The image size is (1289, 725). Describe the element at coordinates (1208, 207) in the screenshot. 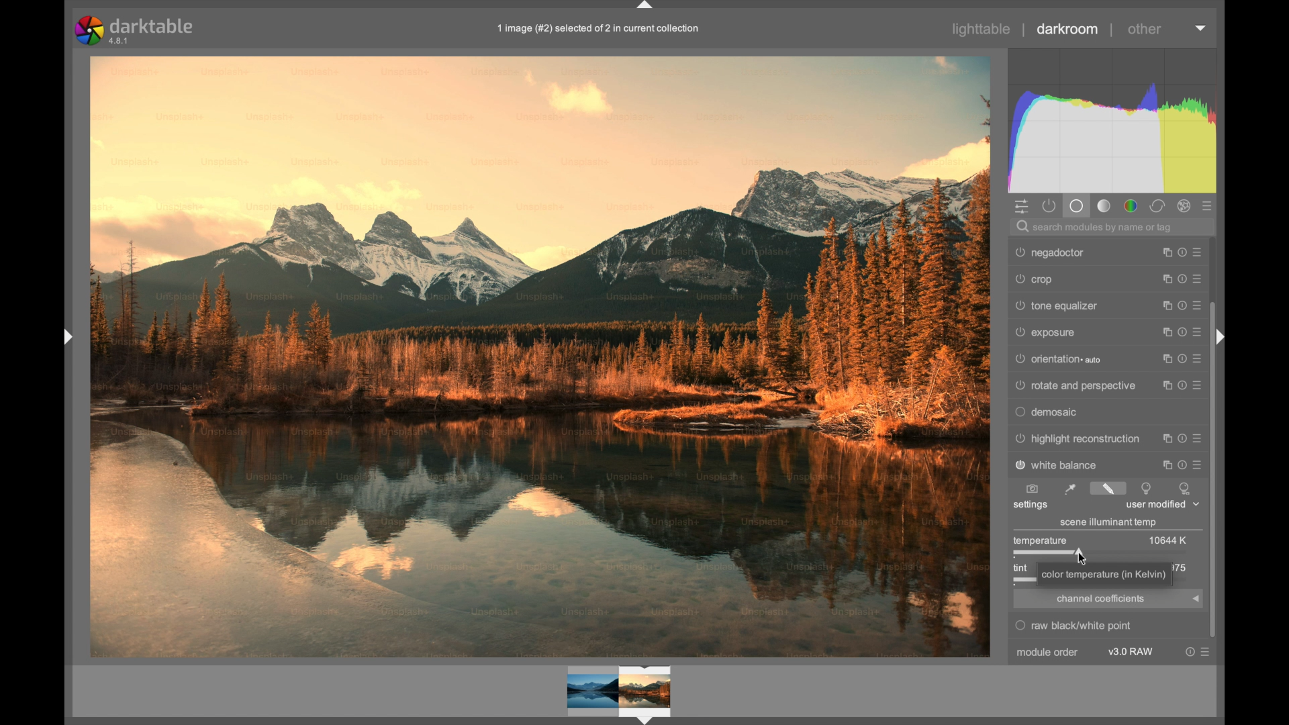

I see `presets` at that location.